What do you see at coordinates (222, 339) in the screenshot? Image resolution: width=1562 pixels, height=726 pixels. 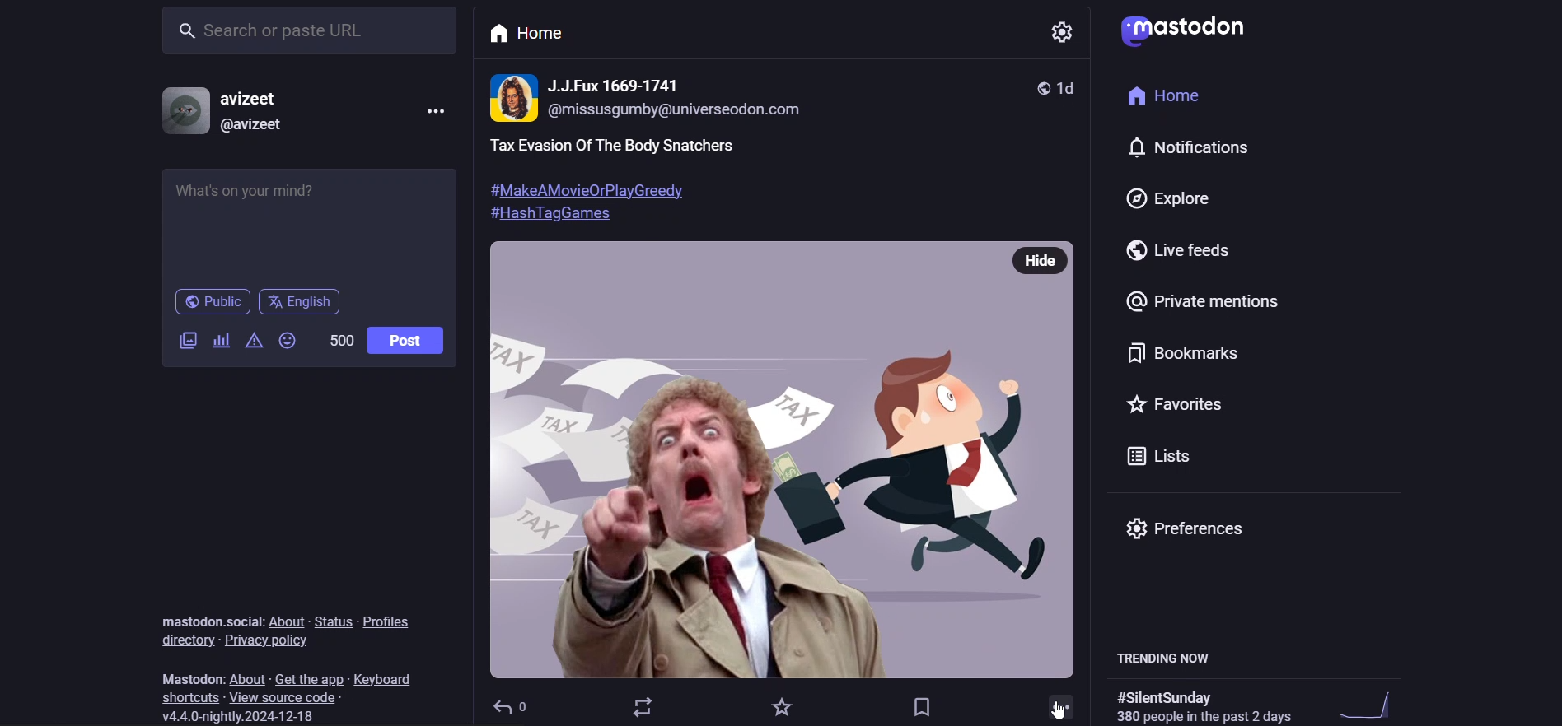 I see `poll` at bounding box center [222, 339].